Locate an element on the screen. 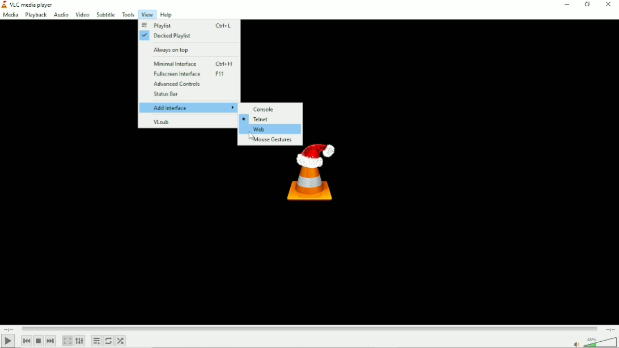 This screenshot has width=619, height=348. Minimal interface is located at coordinates (193, 64).